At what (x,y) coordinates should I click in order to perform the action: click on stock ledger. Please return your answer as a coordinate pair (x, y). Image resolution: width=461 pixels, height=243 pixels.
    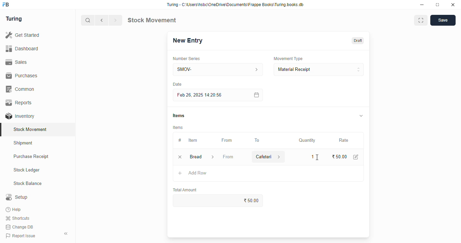
    Looking at the image, I should click on (27, 170).